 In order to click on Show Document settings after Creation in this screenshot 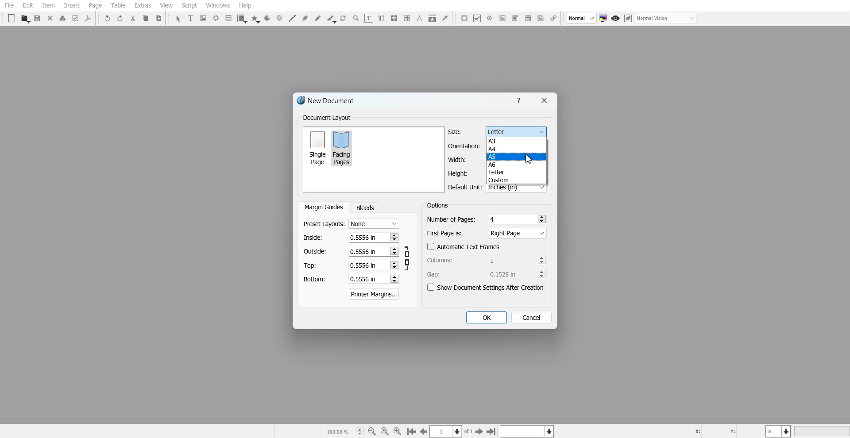, I will do `click(487, 288)`.